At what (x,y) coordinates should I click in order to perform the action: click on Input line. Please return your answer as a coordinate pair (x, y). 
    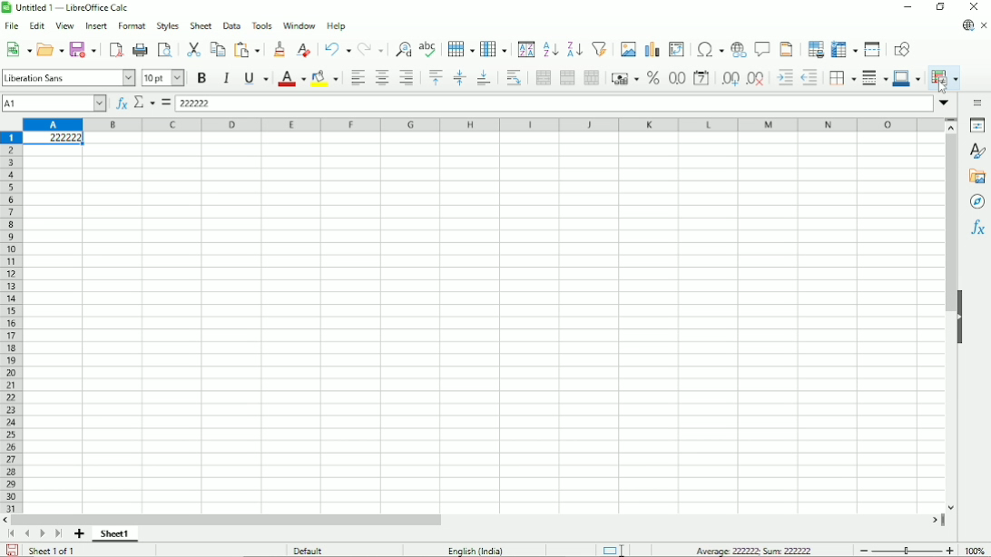
    Looking at the image, I should click on (555, 103).